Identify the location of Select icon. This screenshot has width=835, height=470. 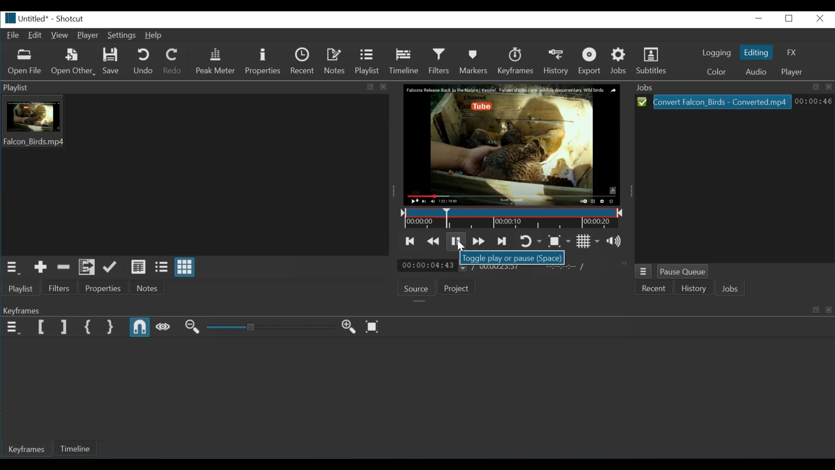
(642, 102).